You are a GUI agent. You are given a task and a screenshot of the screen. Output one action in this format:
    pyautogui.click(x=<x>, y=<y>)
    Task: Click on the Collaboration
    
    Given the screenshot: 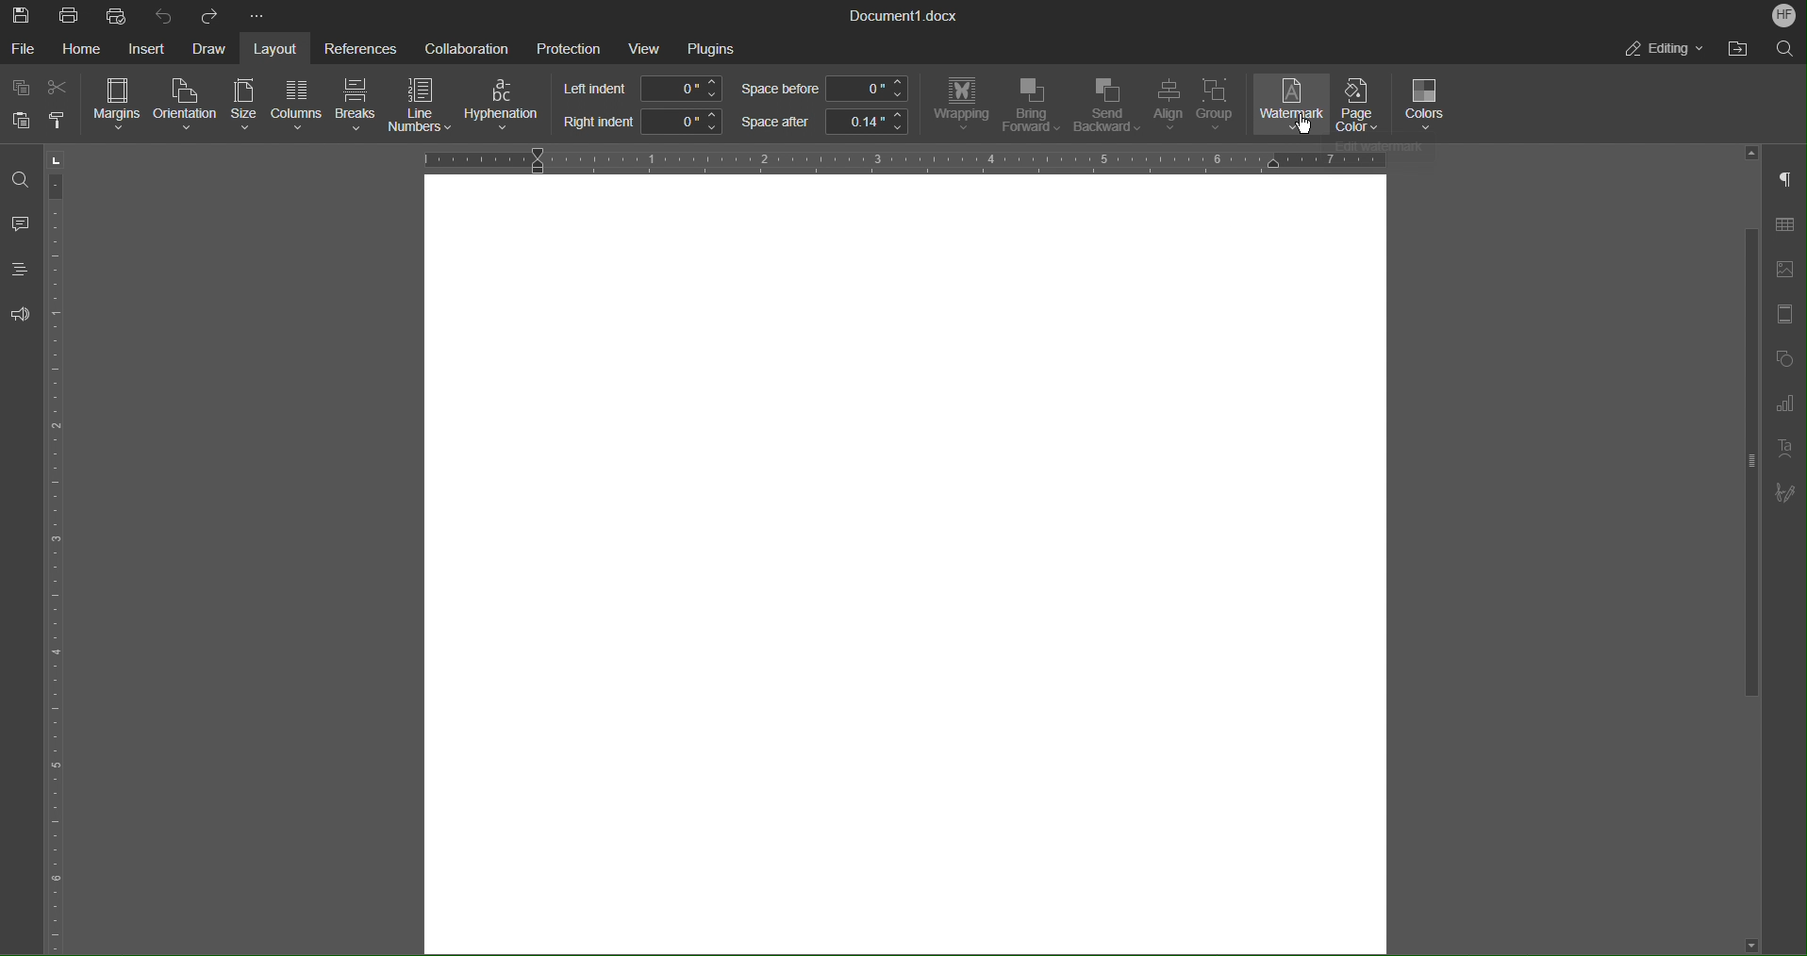 What is the action you would take?
    pyautogui.click(x=461, y=46)
    